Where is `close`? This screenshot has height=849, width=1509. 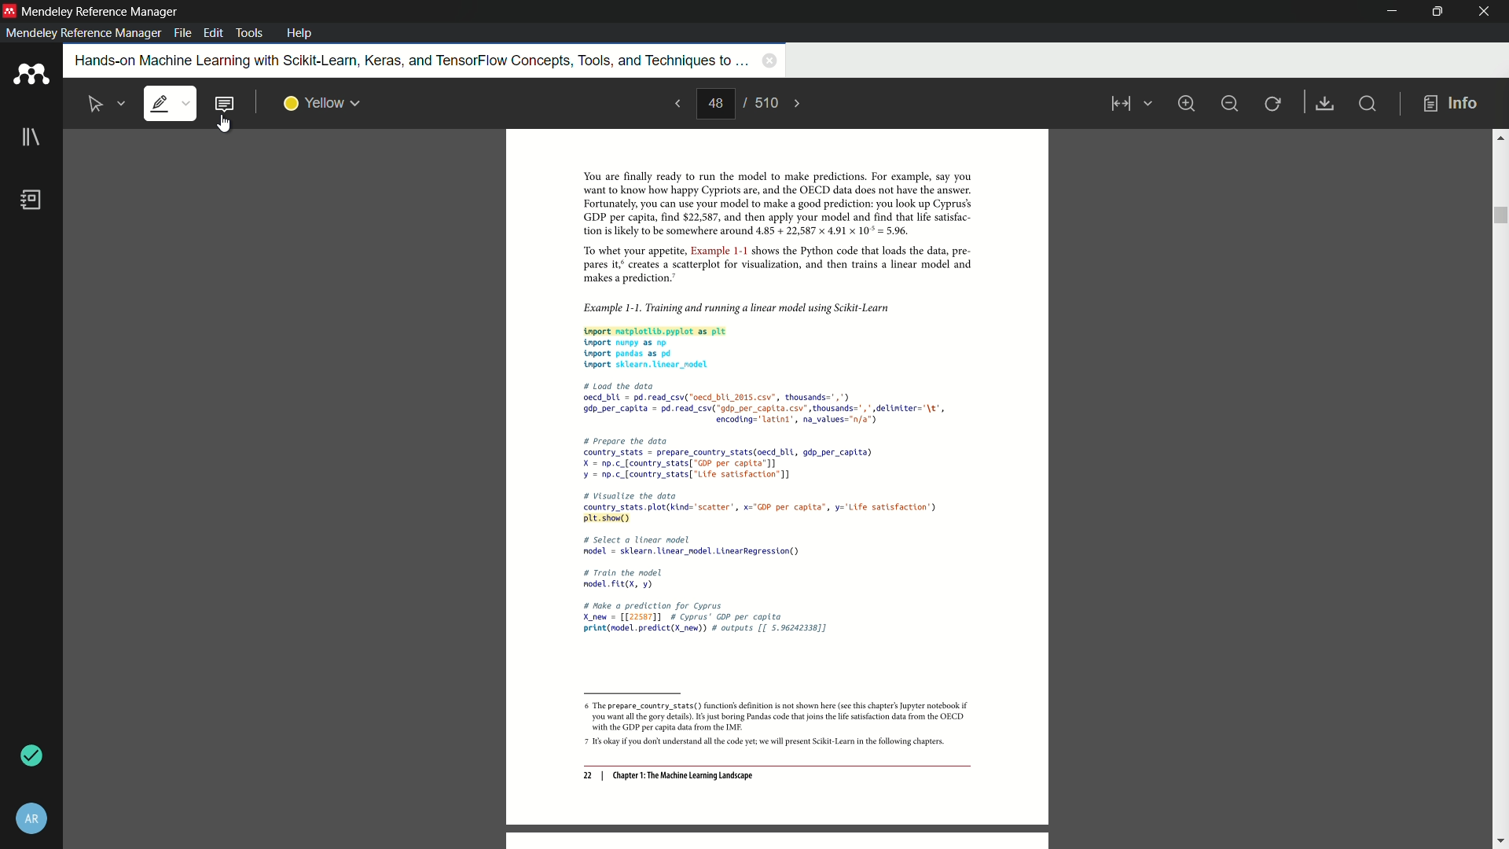
close is located at coordinates (1485, 12).